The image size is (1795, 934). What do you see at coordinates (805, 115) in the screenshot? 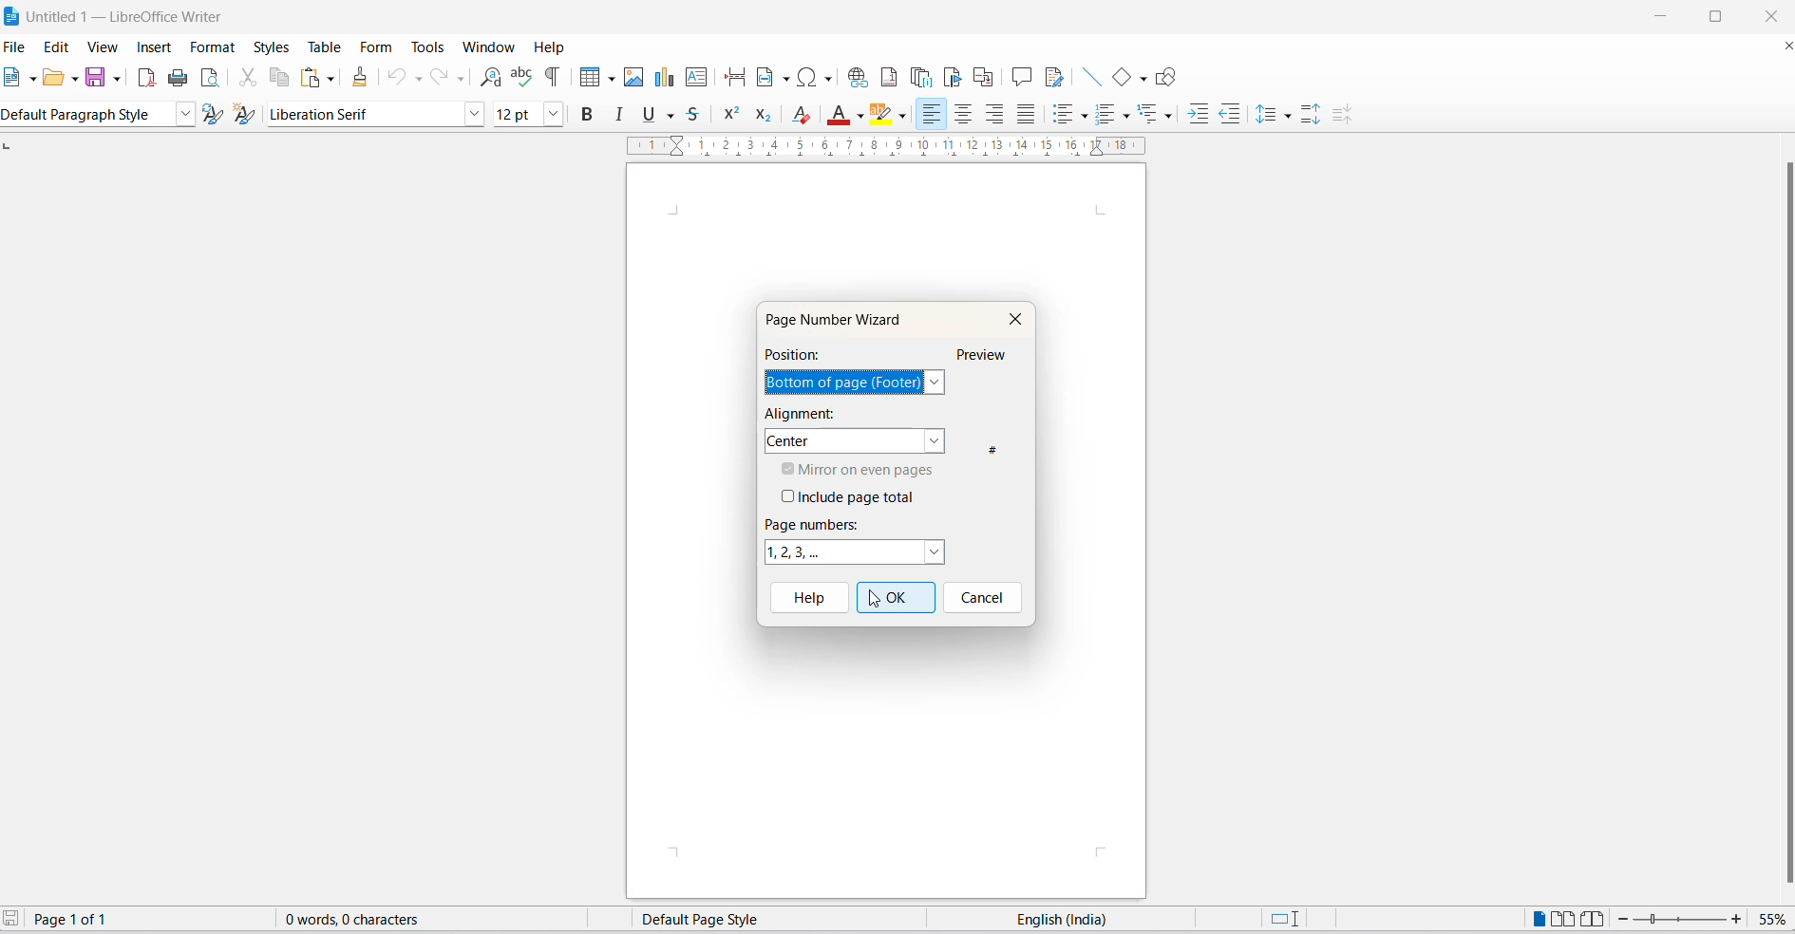
I see `clear direct formatting` at bounding box center [805, 115].